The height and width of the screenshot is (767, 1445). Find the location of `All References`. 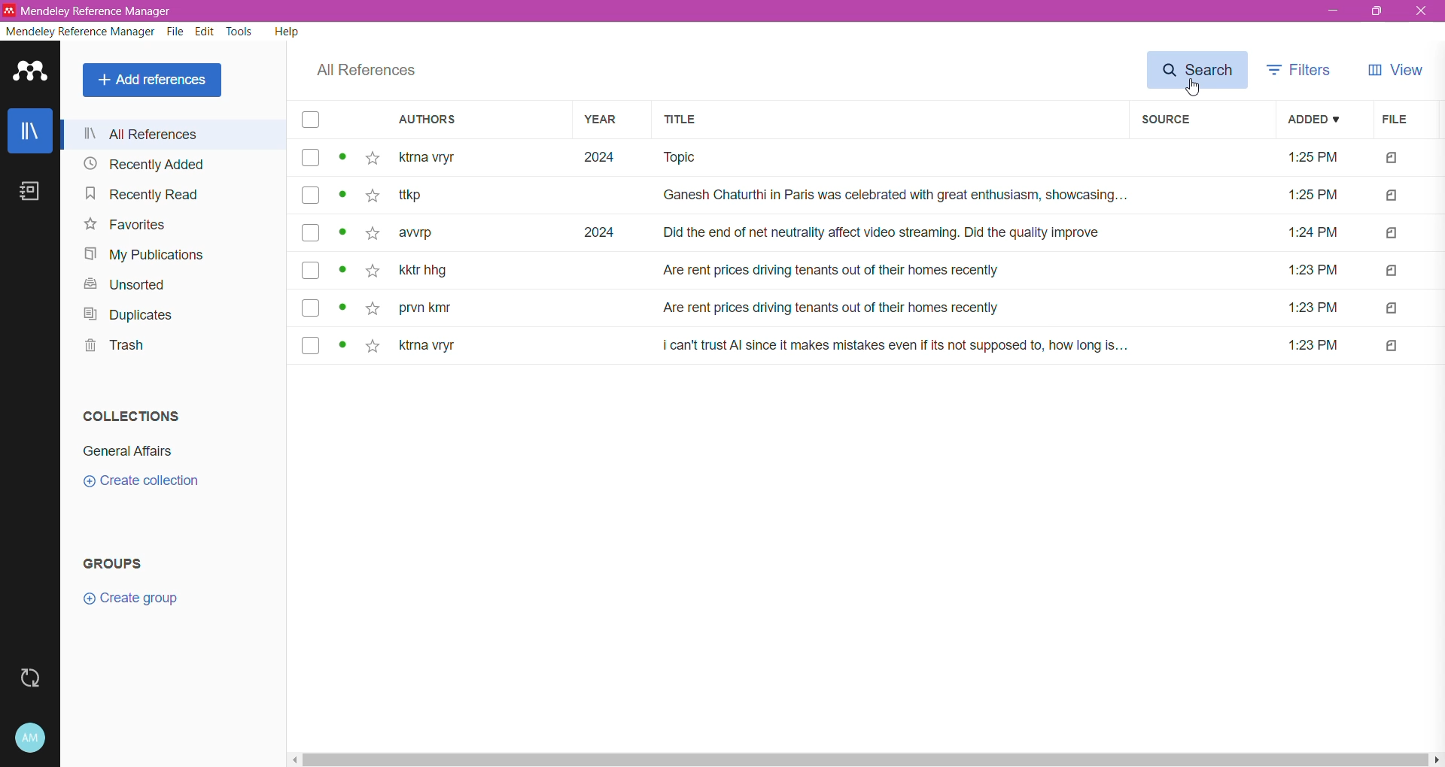

All References is located at coordinates (169, 136).